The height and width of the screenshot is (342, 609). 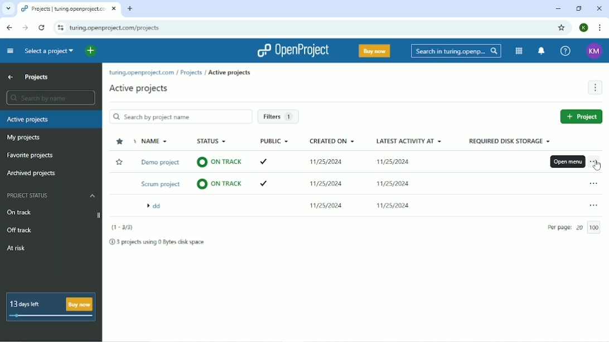 I want to click on Add to Favorite, so click(x=119, y=162).